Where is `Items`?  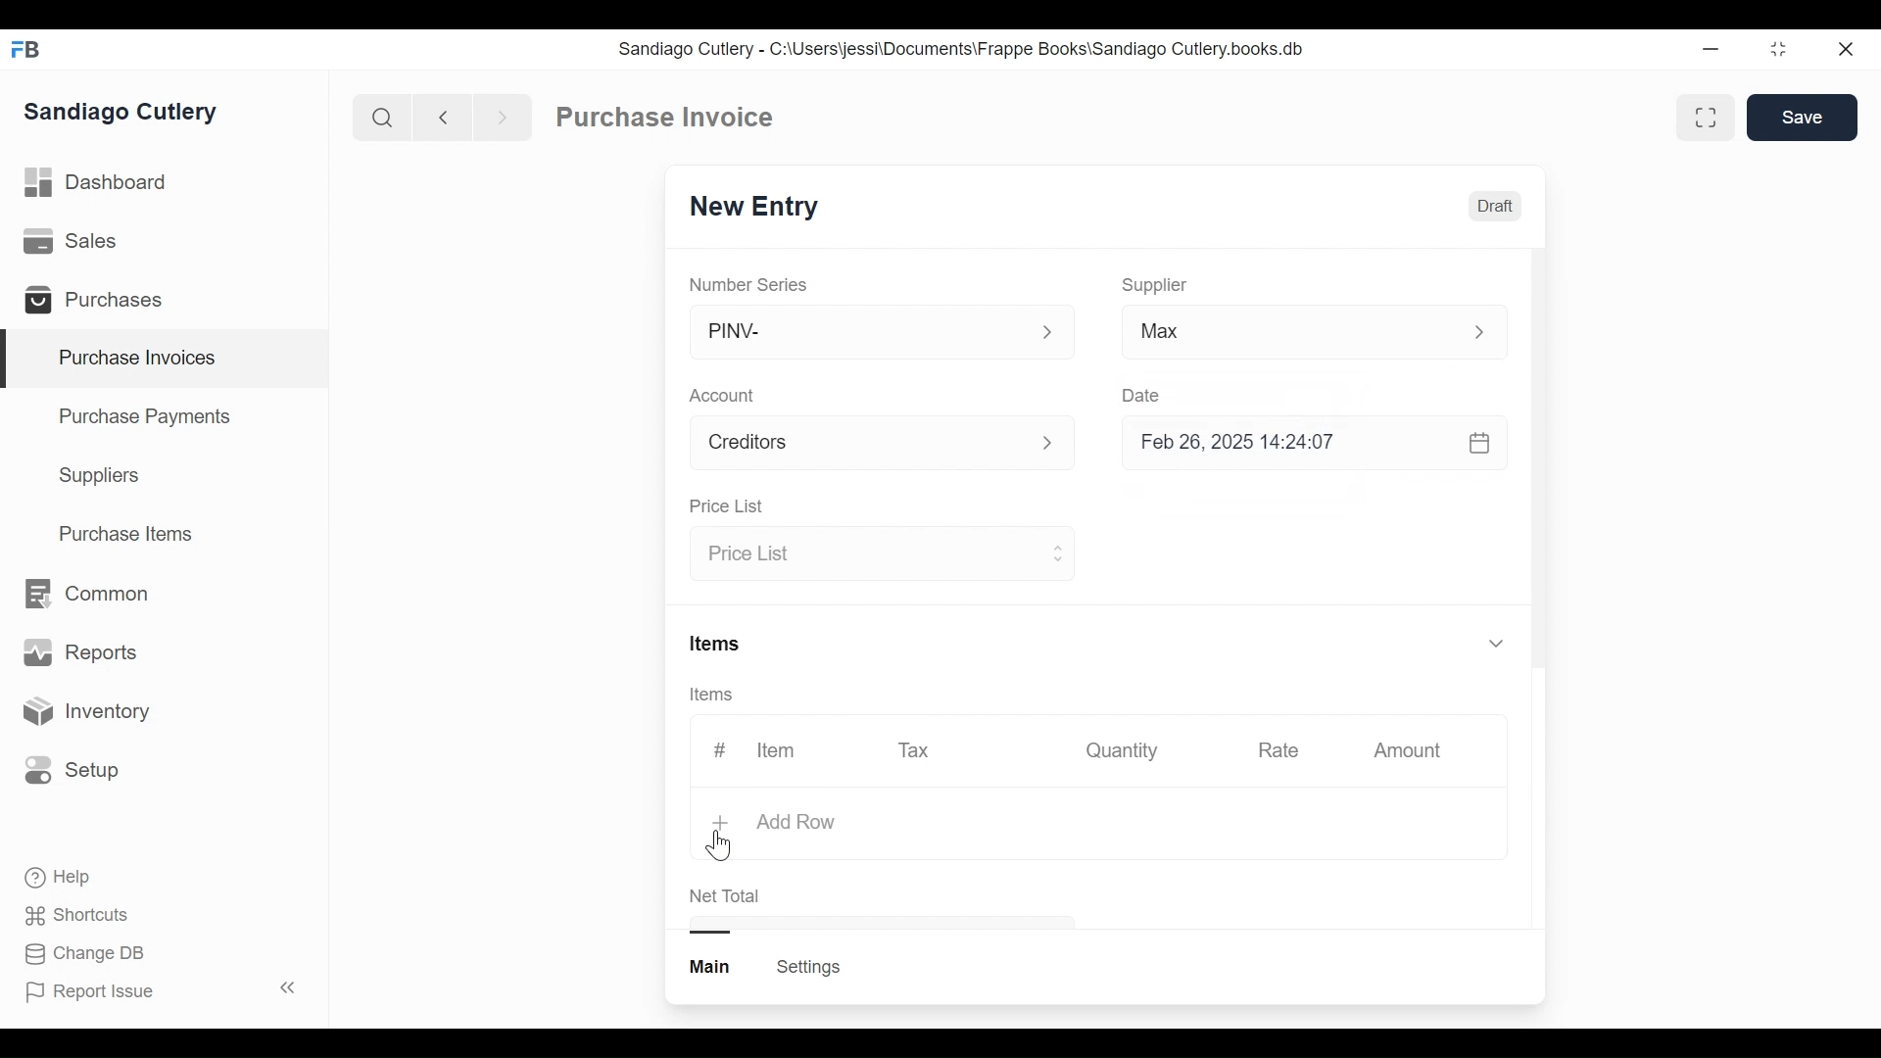 Items is located at coordinates (717, 646).